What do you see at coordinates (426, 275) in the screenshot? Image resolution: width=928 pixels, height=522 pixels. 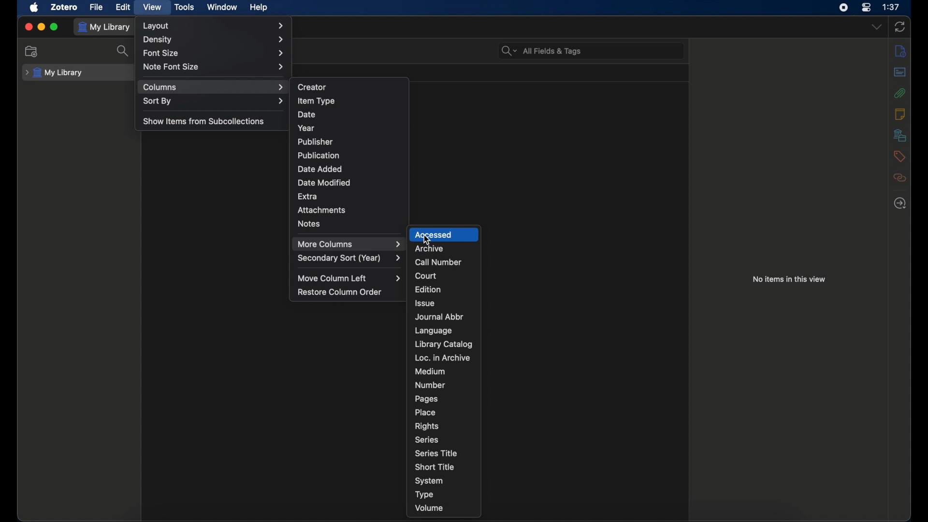 I see `court` at bounding box center [426, 275].